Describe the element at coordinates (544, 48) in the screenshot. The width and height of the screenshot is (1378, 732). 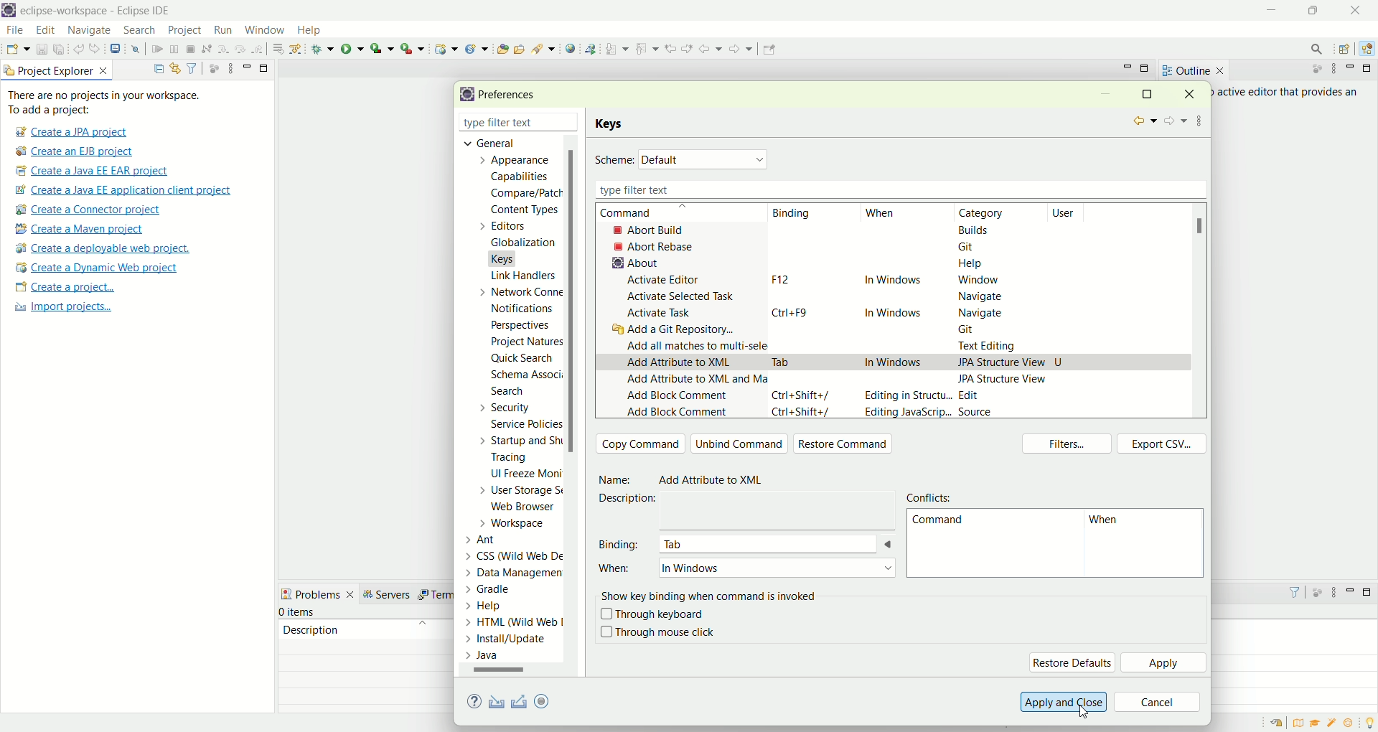
I see `search` at that location.